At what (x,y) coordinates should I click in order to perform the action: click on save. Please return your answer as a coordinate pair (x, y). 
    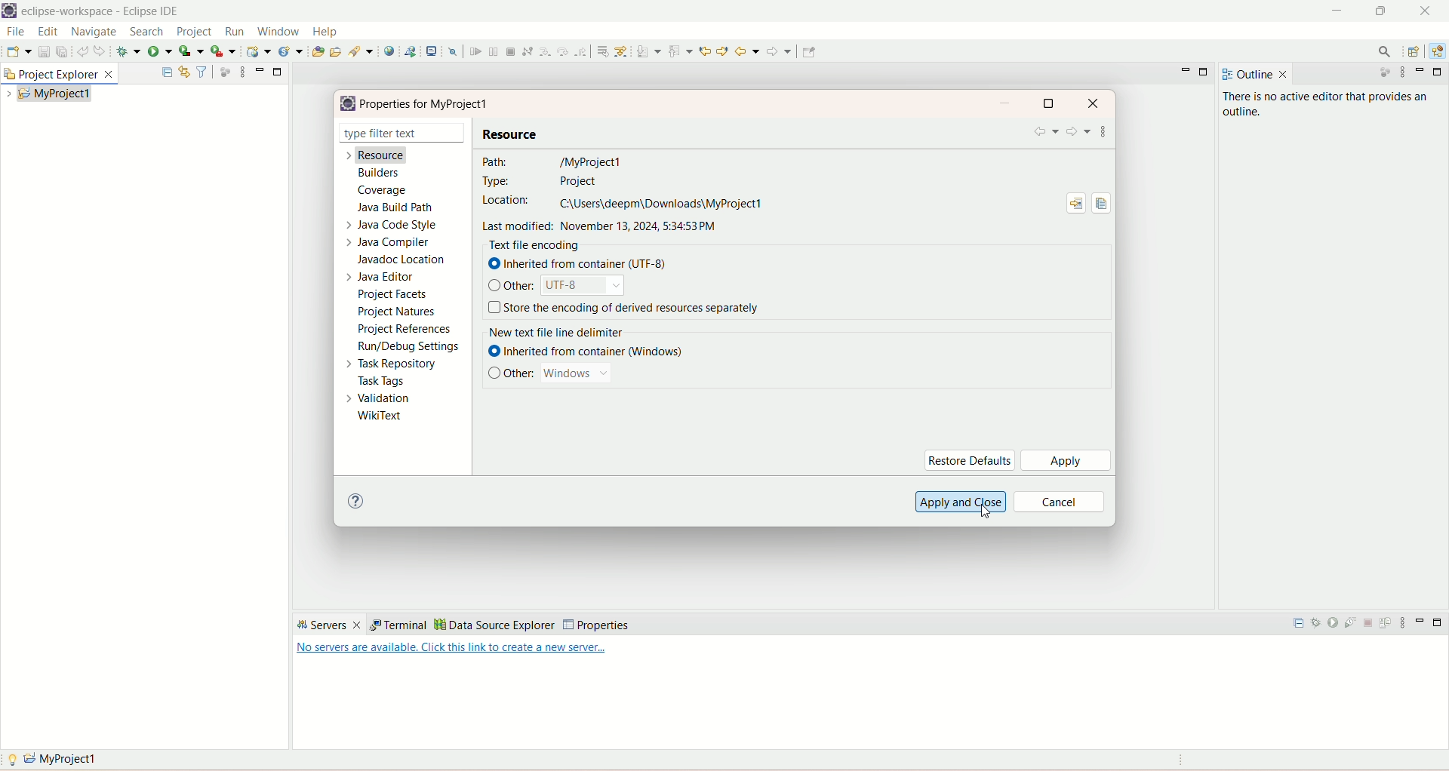
    Looking at the image, I should click on (18, 52).